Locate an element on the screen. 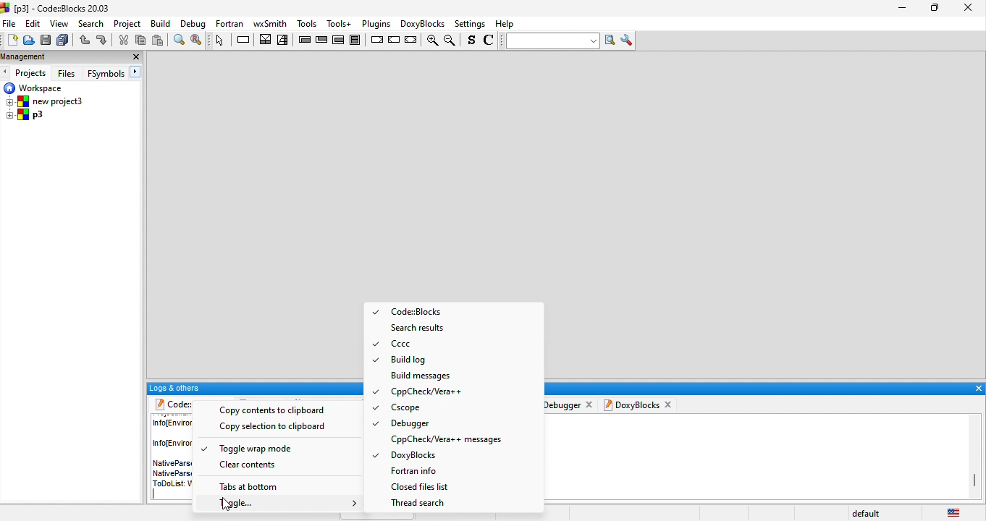 The height and width of the screenshot is (521, 986). default is located at coordinates (869, 514).